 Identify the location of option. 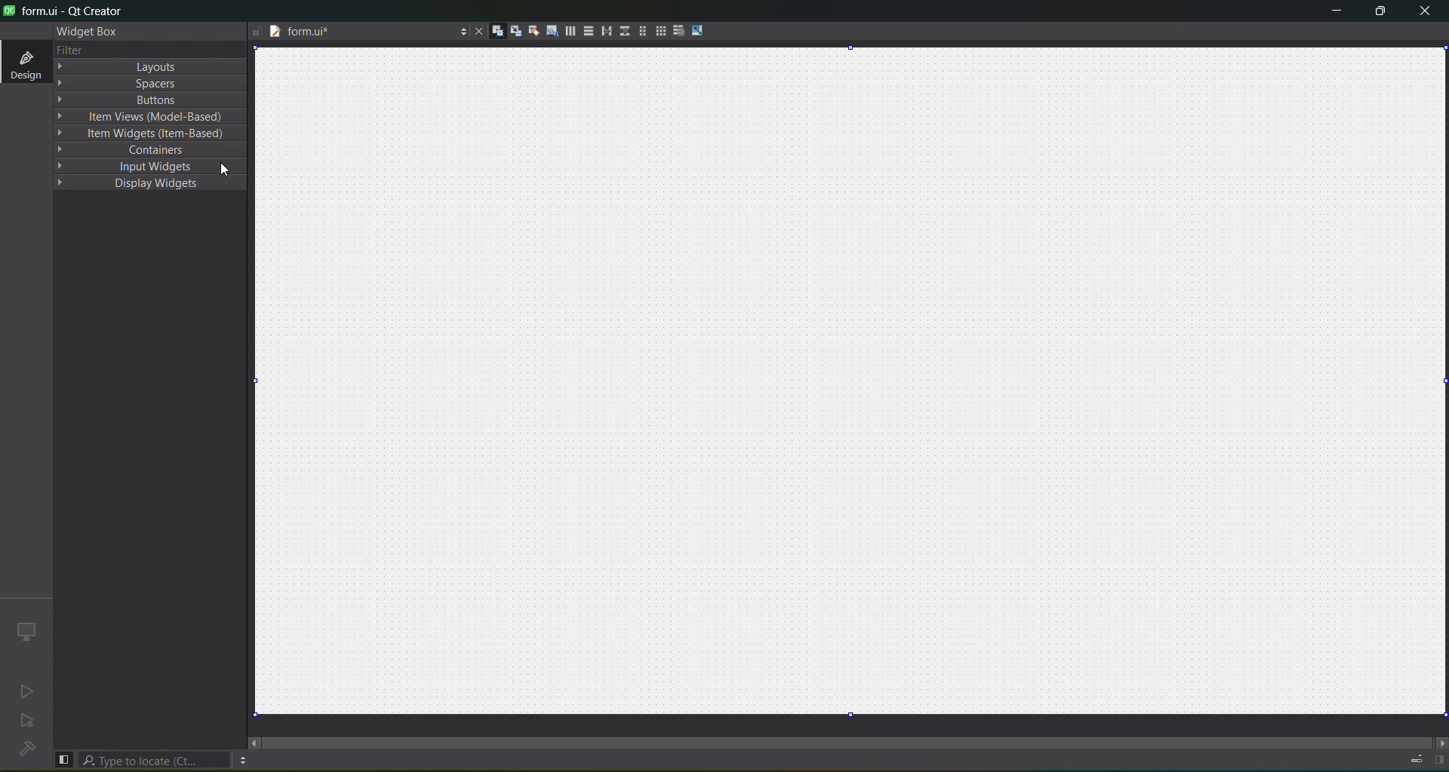
(244, 761).